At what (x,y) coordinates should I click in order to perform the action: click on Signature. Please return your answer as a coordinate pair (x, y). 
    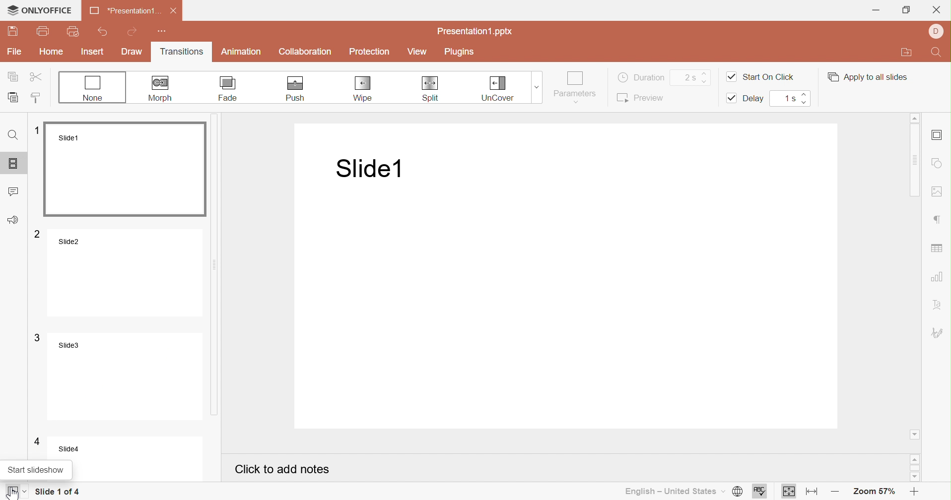
    Looking at the image, I should click on (939, 333).